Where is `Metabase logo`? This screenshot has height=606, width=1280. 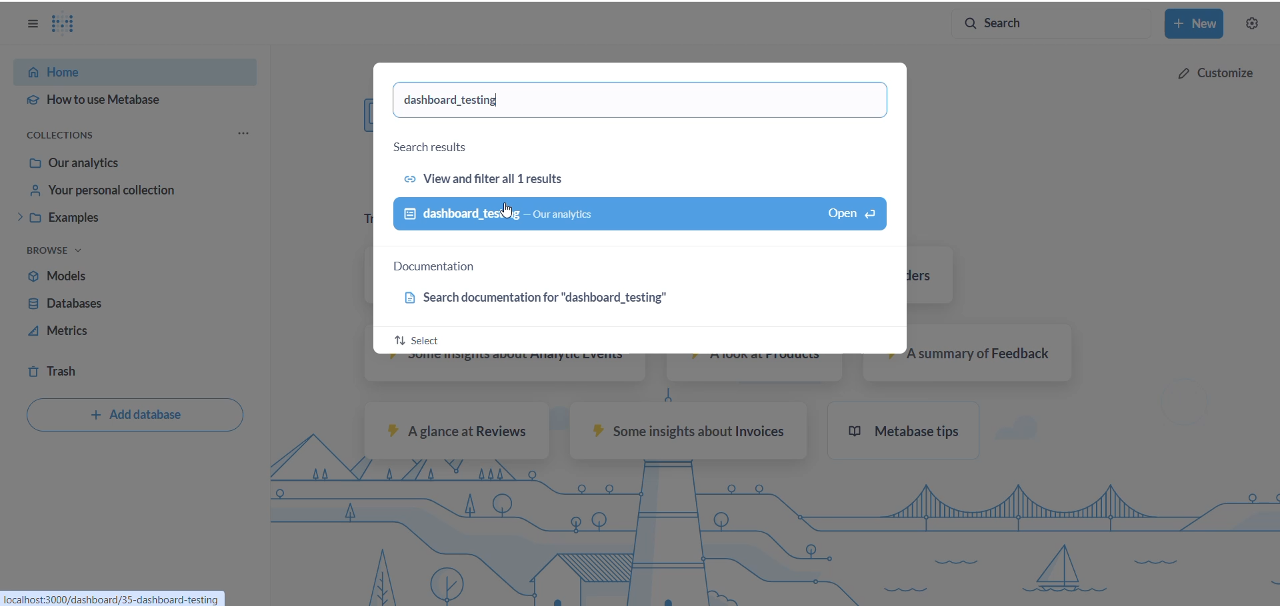 Metabase logo is located at coordinates (71, 24).